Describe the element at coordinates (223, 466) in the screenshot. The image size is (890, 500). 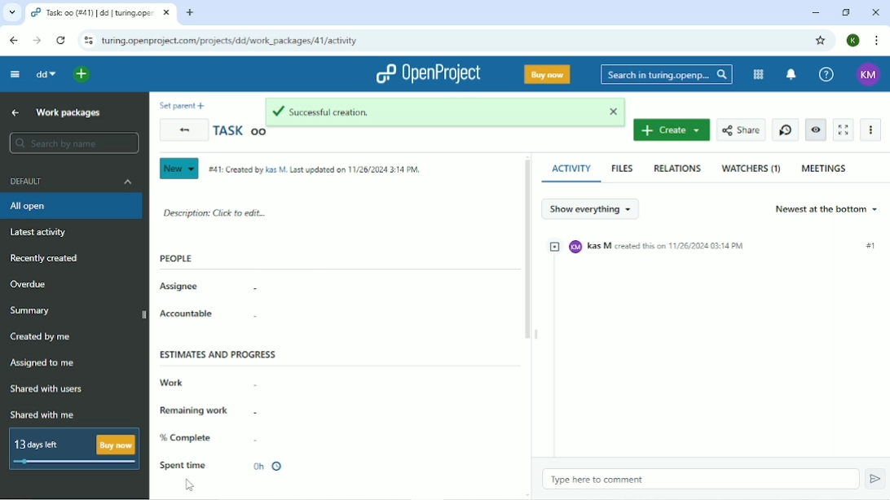
I see `Spent time` at that location.